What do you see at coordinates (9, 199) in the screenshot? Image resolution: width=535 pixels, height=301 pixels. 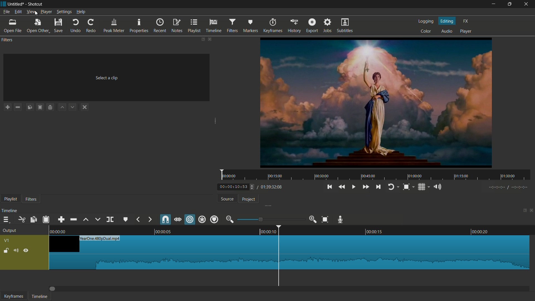 I see `playlist` at bounding box center [9, 199].